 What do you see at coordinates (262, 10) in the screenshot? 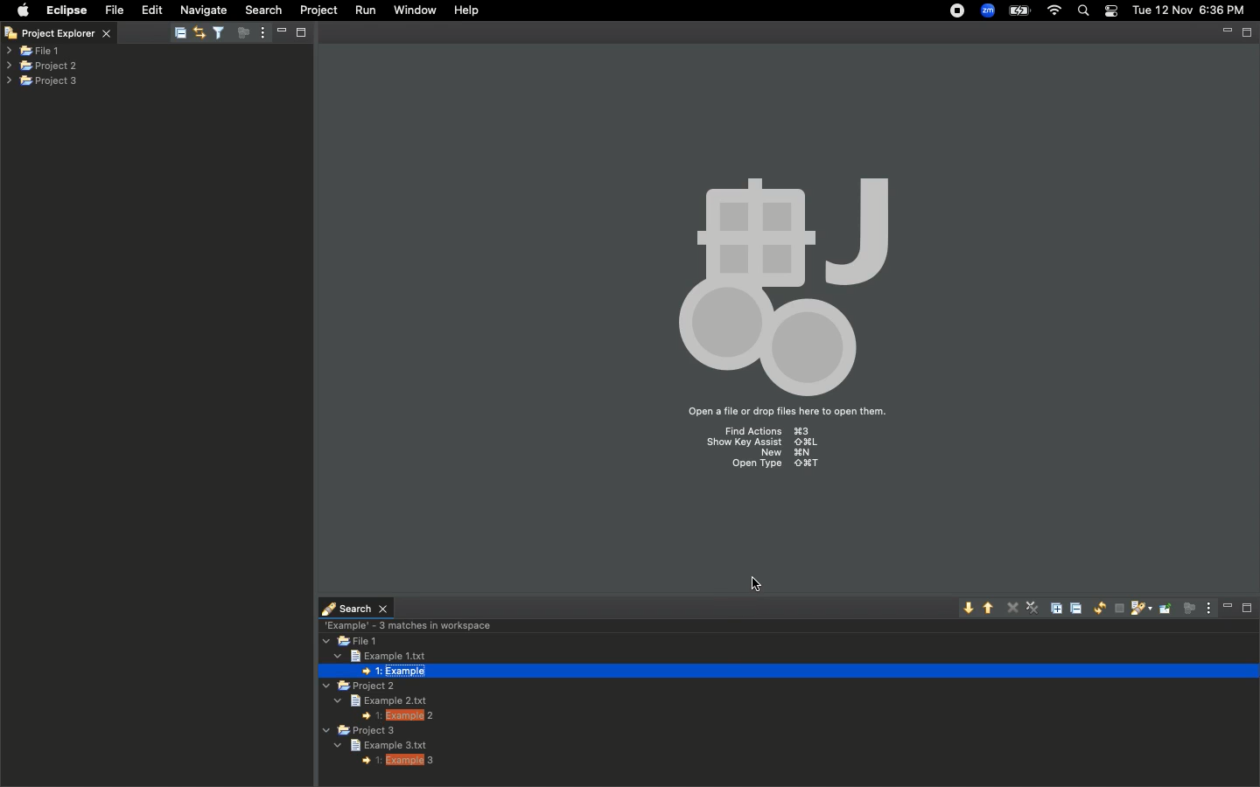
I see `Search` at bounding box center [262, 10].